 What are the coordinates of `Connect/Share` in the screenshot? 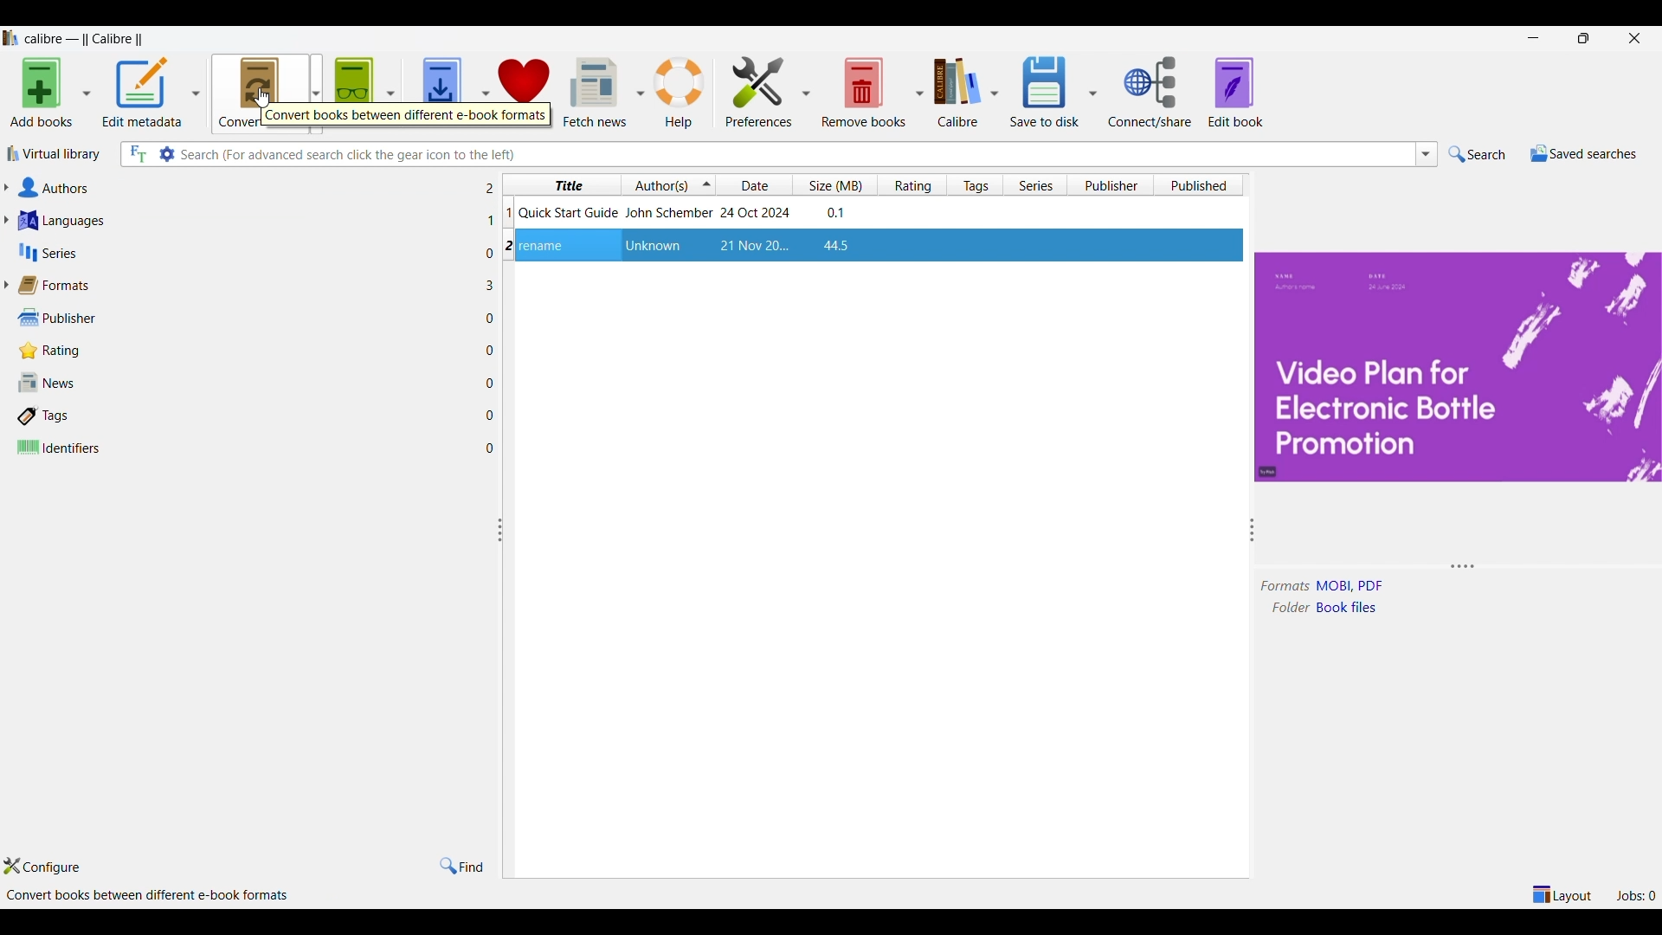 It's located at (1150, 92).